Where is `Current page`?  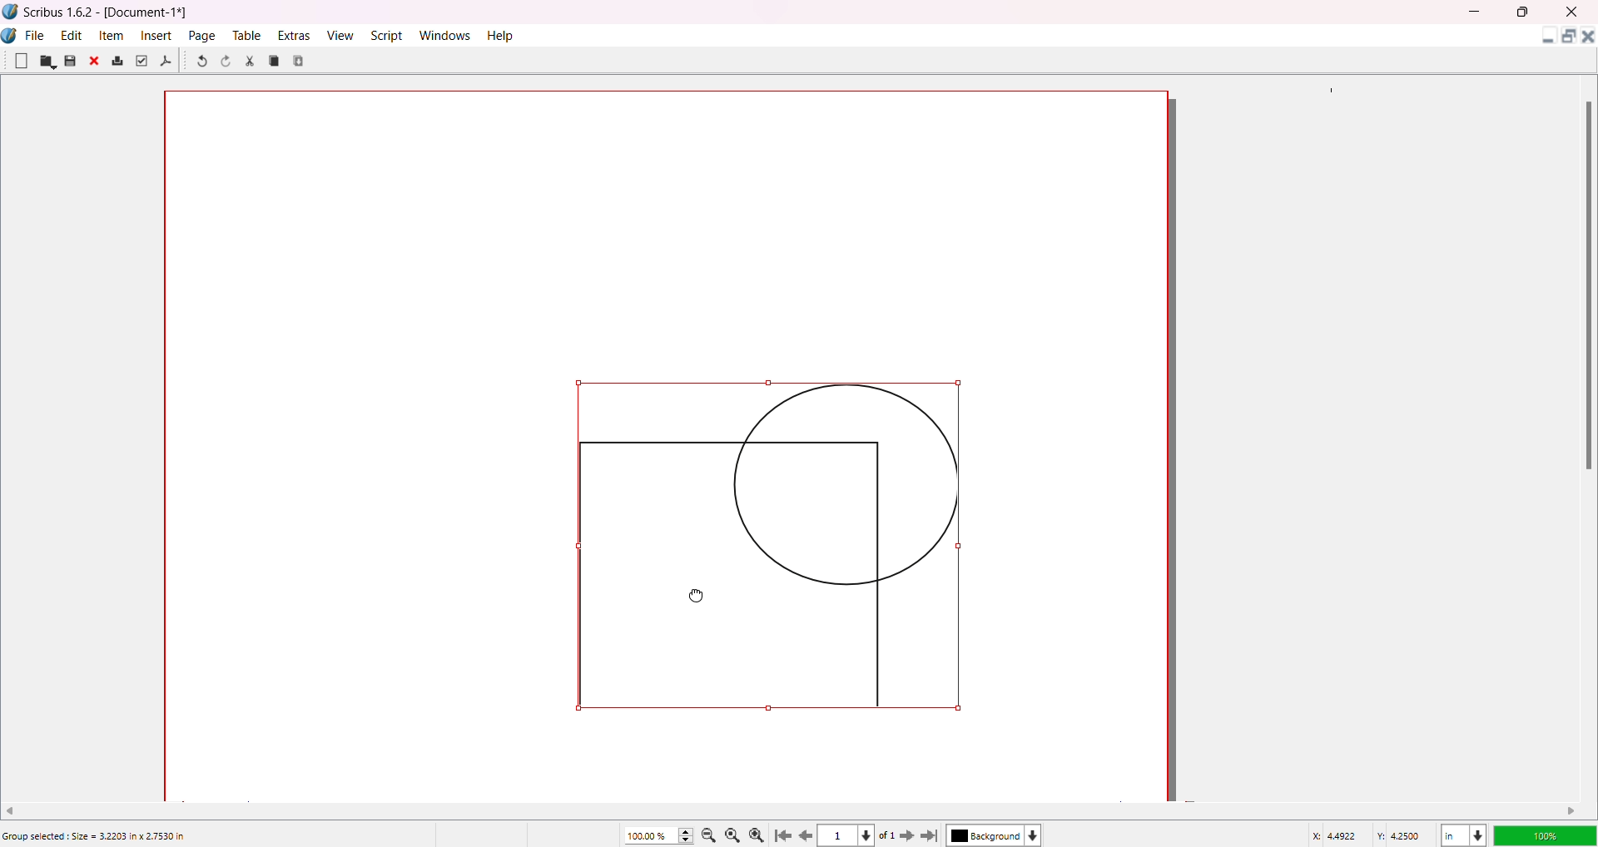 Current page is located at coordinates (841, 836).